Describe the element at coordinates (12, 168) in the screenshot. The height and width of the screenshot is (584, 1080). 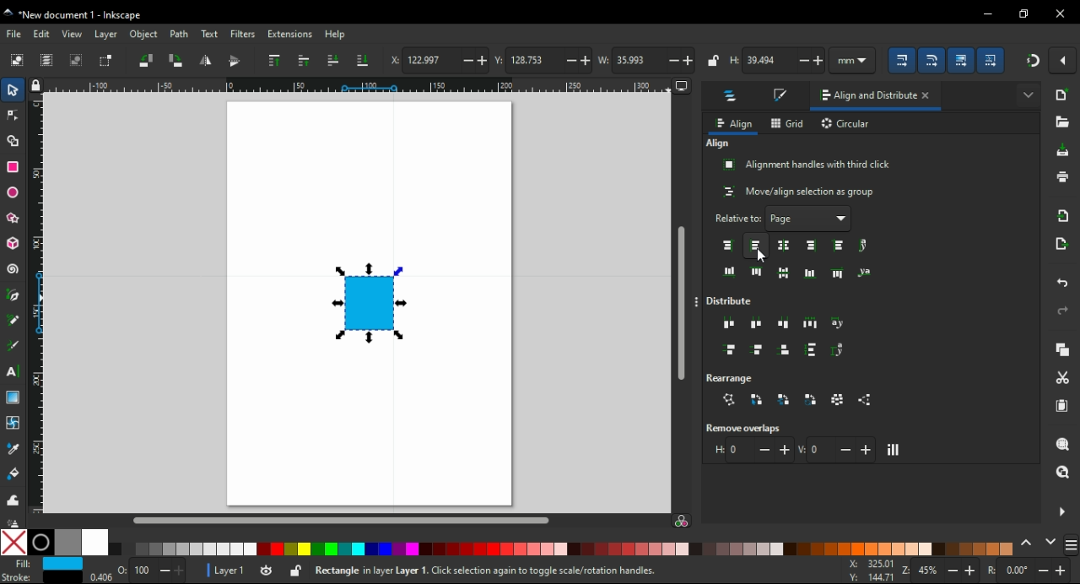
I see `rectangle tool` at that location.